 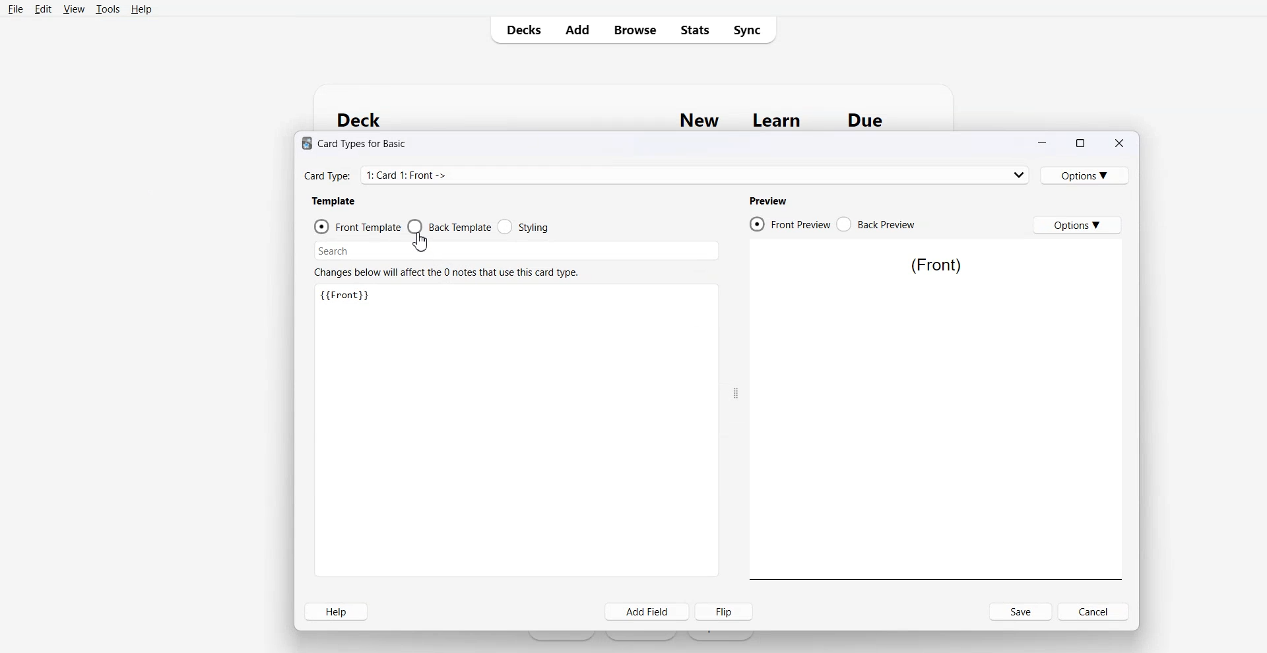 What do you see at coordinates (350, 296) in the screenshot?
I see `{{Front}}` at bounding box center [350, 296].